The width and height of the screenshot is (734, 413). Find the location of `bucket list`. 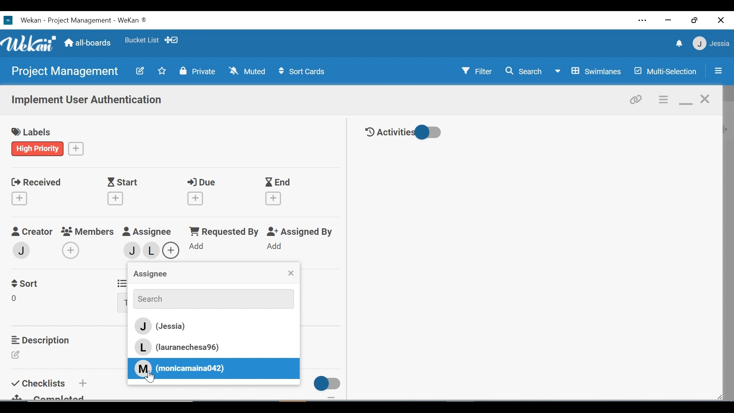

bucket list is located at coordinates (141, 40).